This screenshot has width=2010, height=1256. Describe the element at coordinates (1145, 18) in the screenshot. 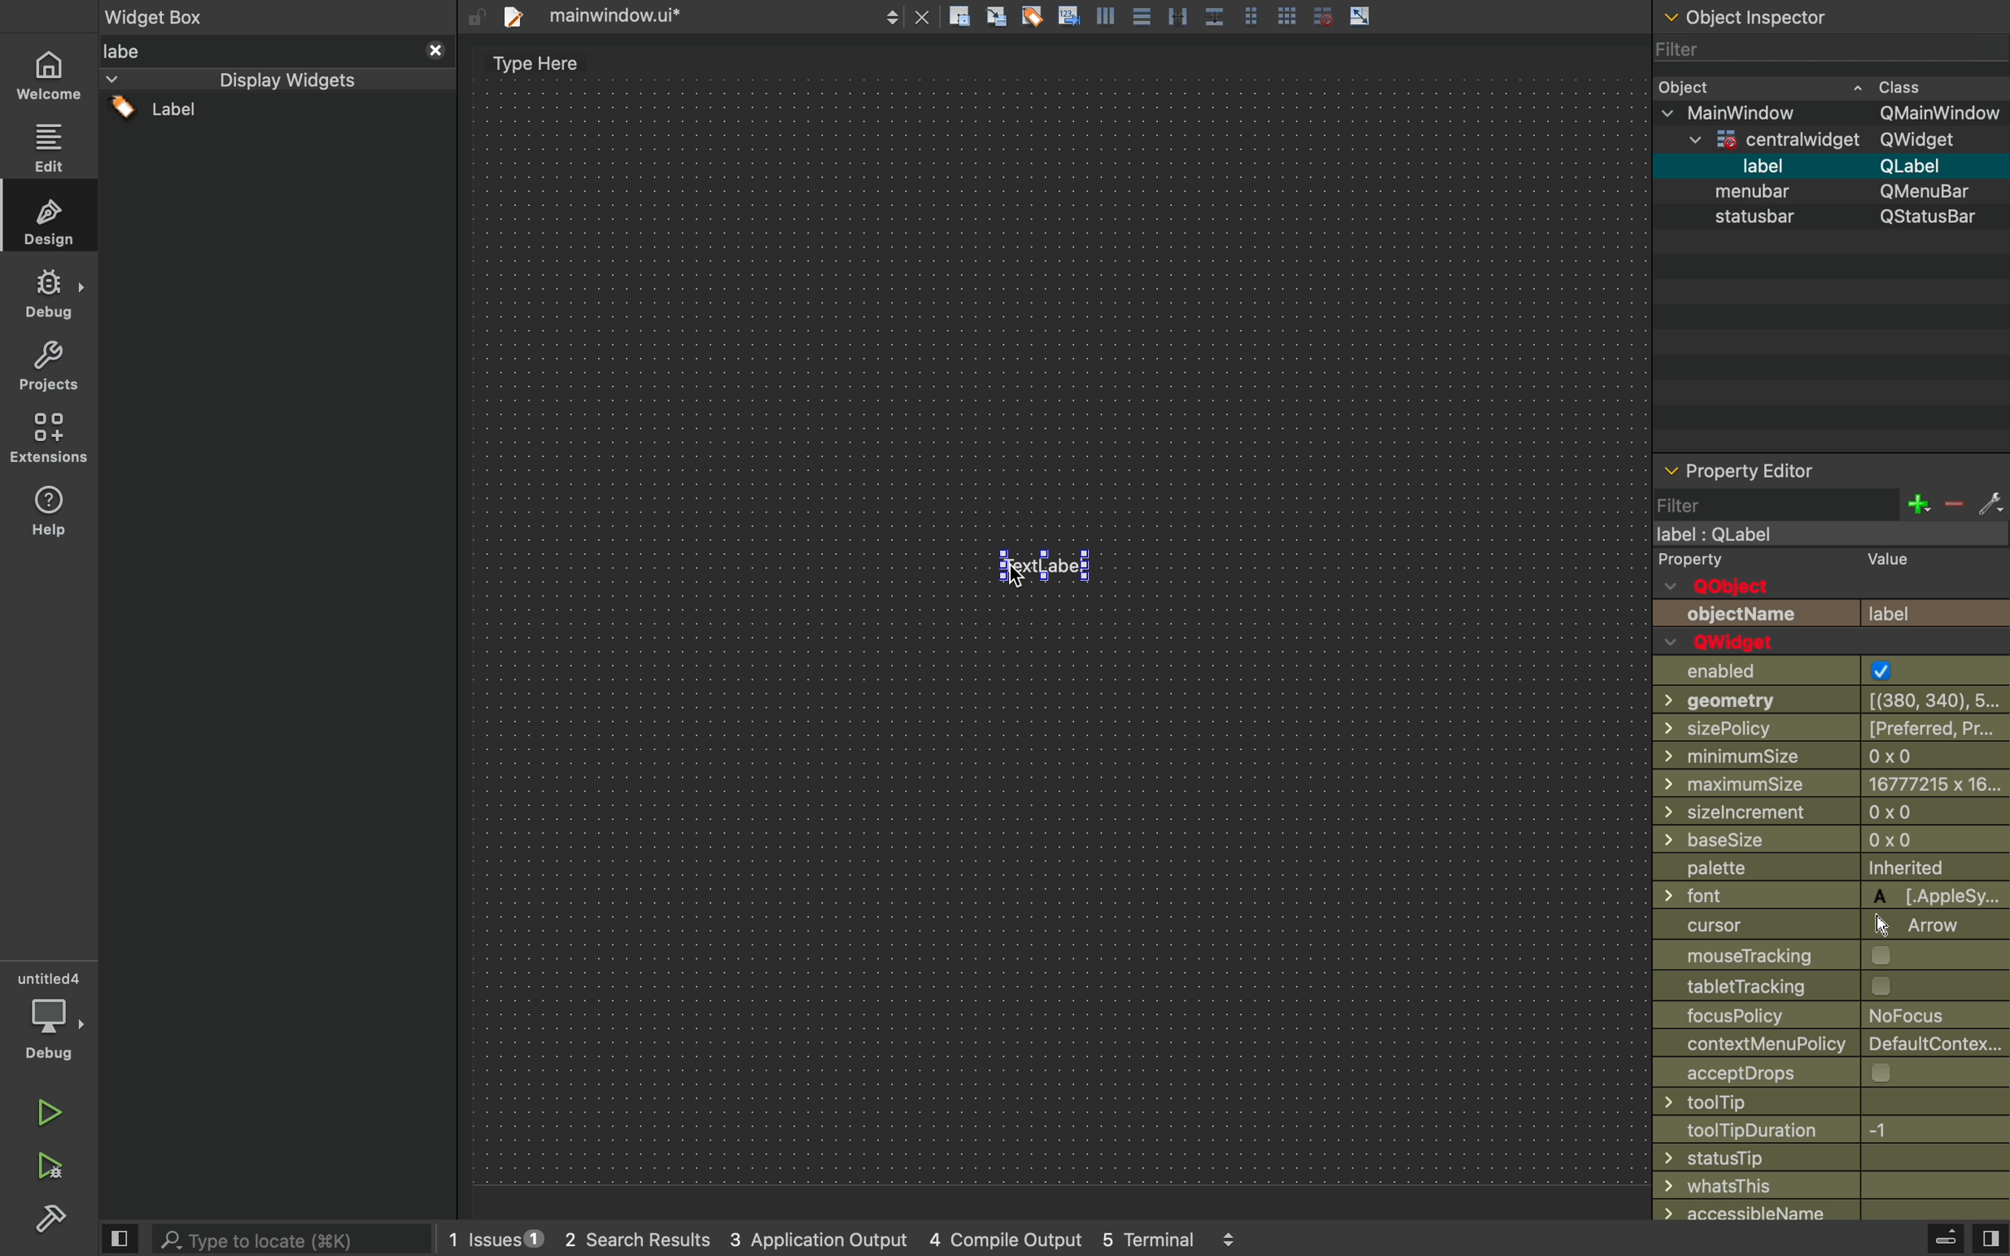

I see `Pages` at that location.